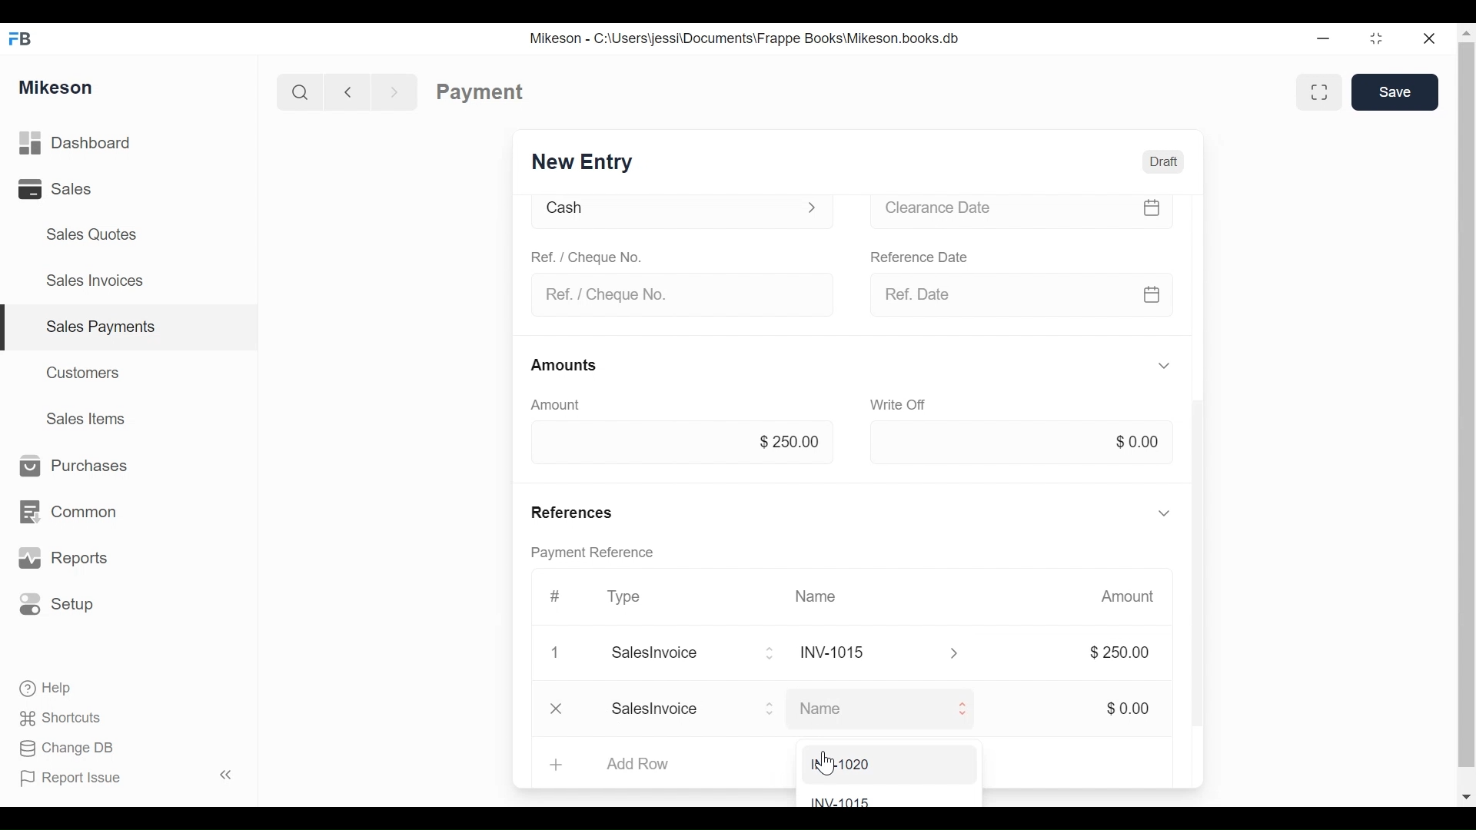 This screenshot has height=830, width=1476. What do you see at coordinates (76, 504) in the screenshot?
I see `Common` at bounding box center [76, 504].